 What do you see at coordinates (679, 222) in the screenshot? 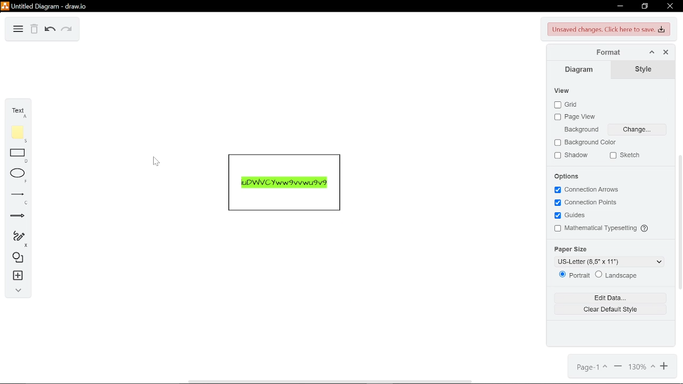
I see `vertical scrollbar` at bounding box center [679, 222].